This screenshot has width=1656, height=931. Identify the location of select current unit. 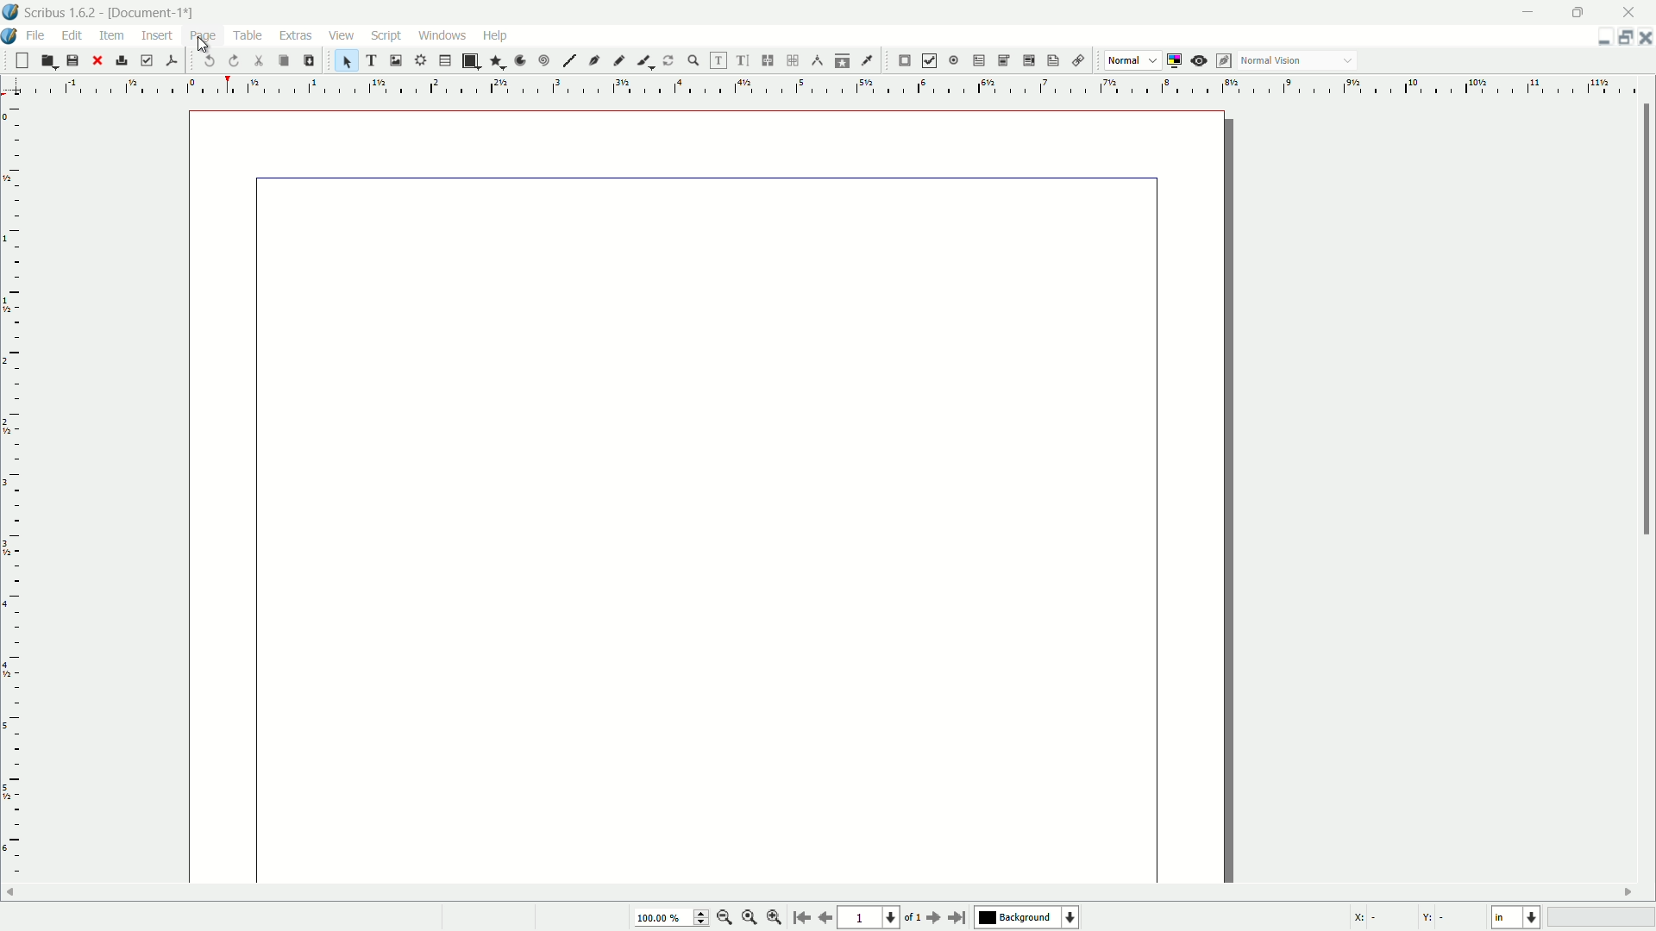
(1515, 918).